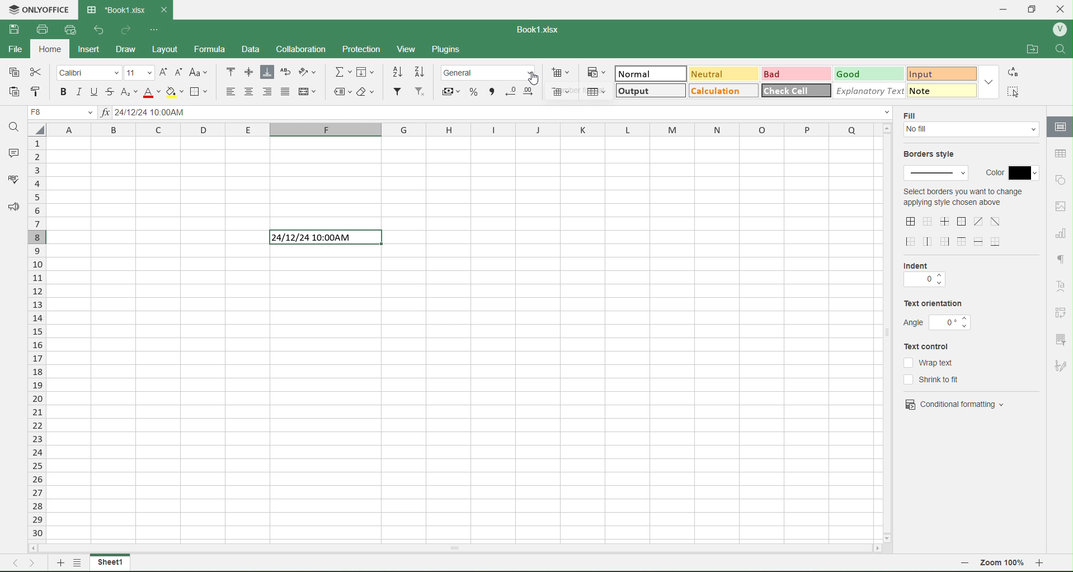  I want to click on Sort Descending, so click(421, 71).